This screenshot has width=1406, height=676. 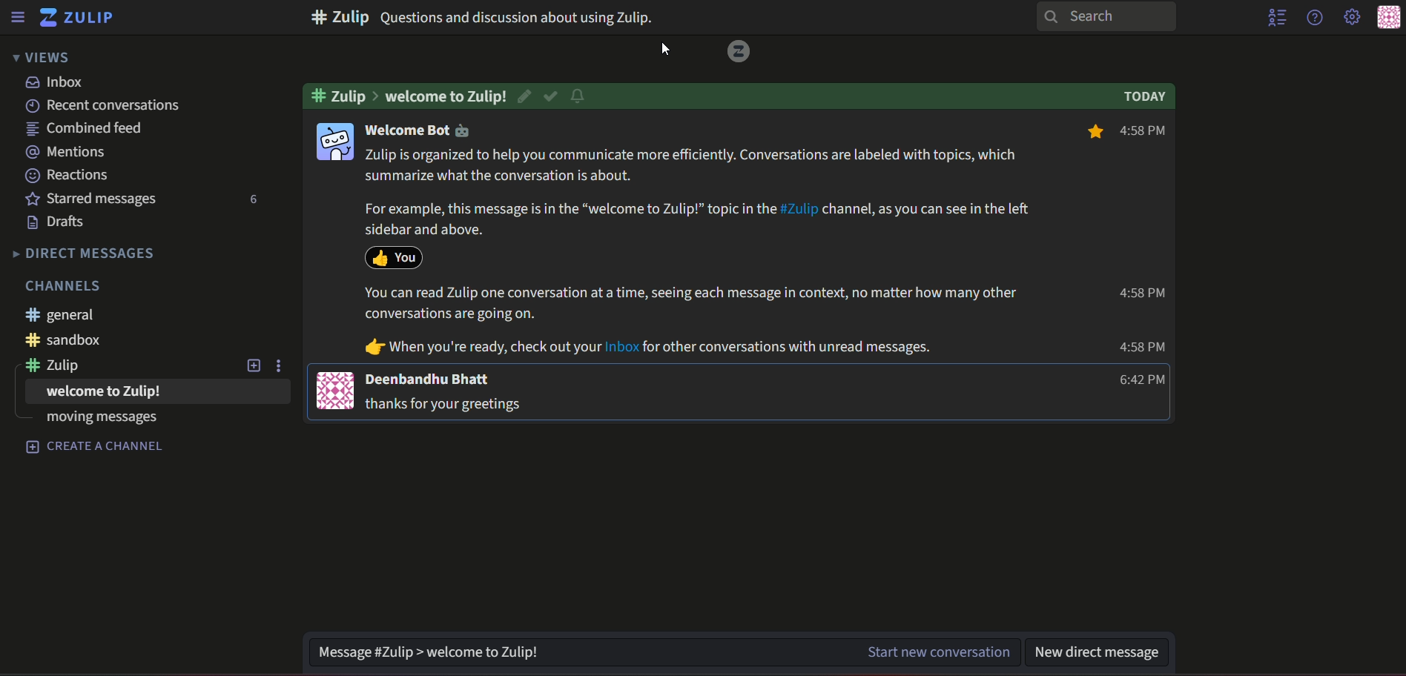 I want to click on user list, so click(x=1278, y=19).